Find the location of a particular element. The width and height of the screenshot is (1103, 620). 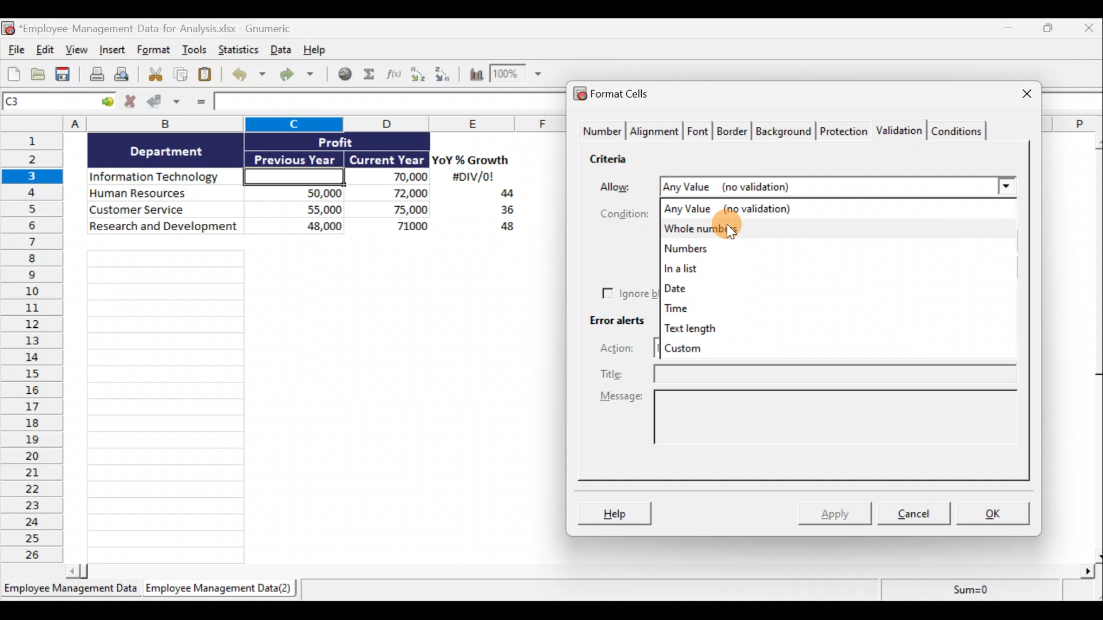

Allow is located at coordinates (623, 188).